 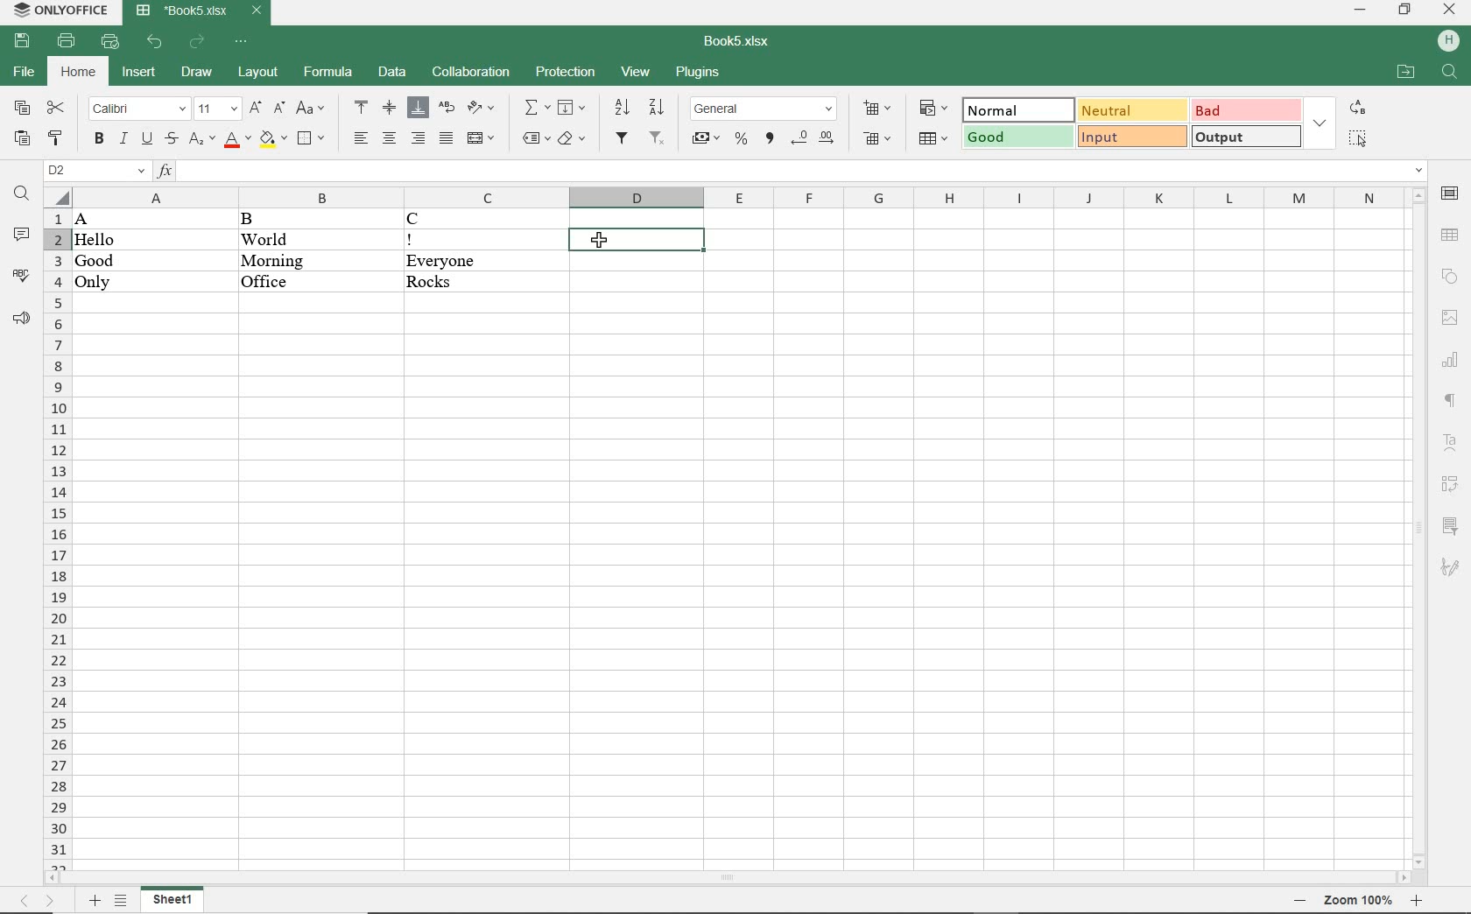 What do you see at coordinates (533, 138) in the screenshot?
I see `NAMED RANGES` at bounding box center [533, 138].